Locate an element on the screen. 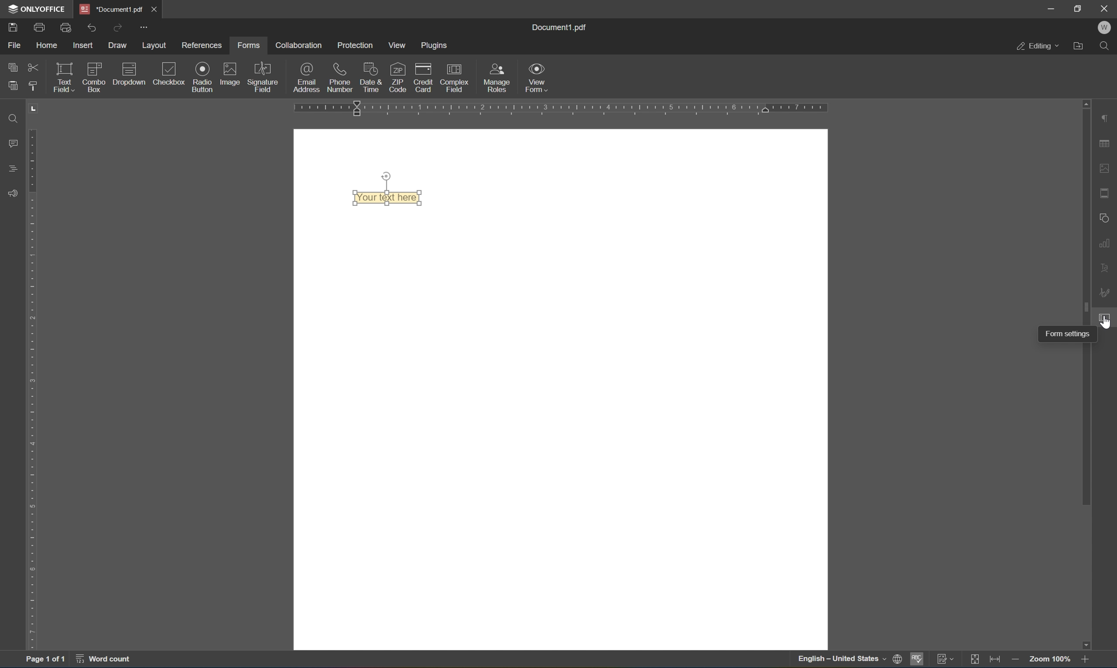 The image size is (1117, 668). view is located at coordinates (399, 45).